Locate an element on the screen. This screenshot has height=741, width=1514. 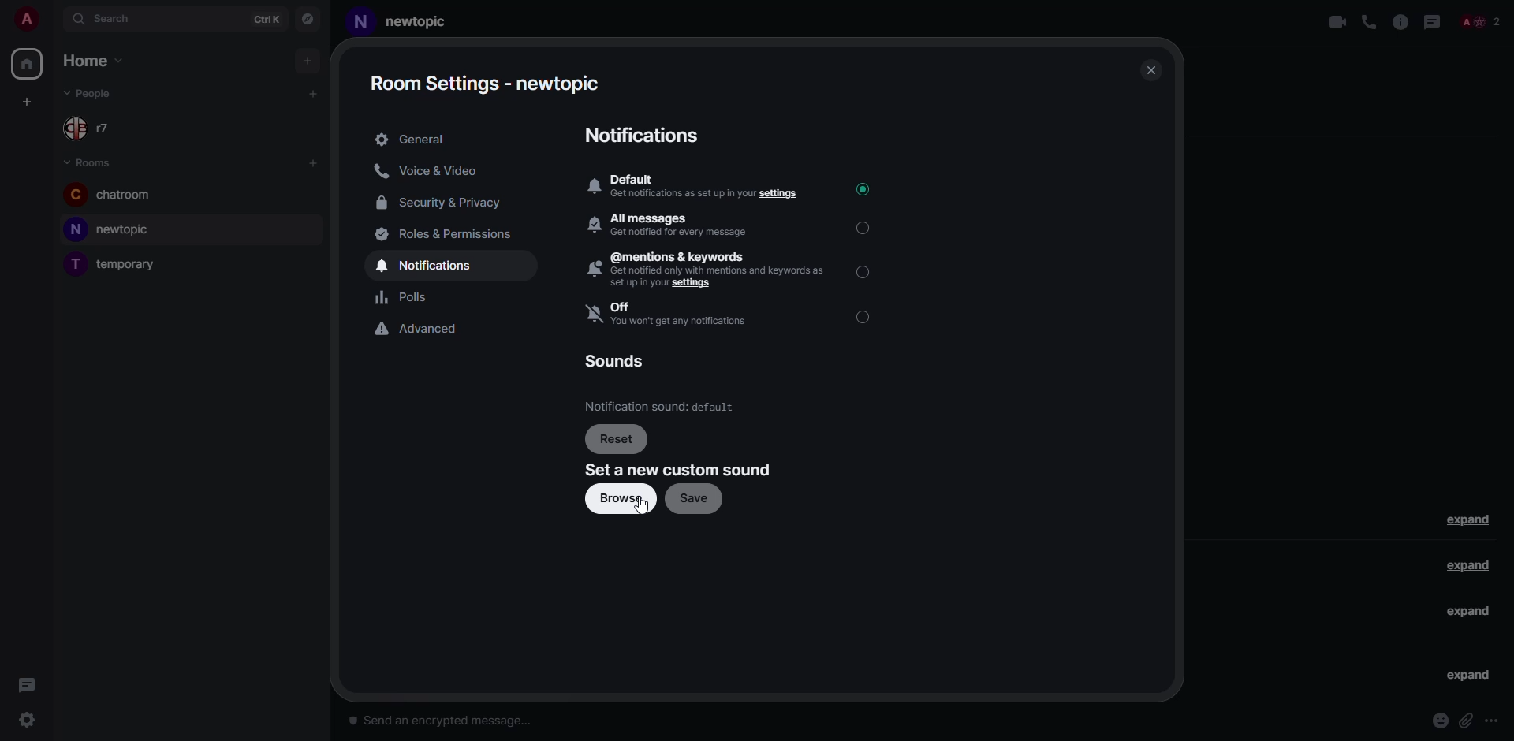
send an encrypted message is located at coordinates (450, 722).